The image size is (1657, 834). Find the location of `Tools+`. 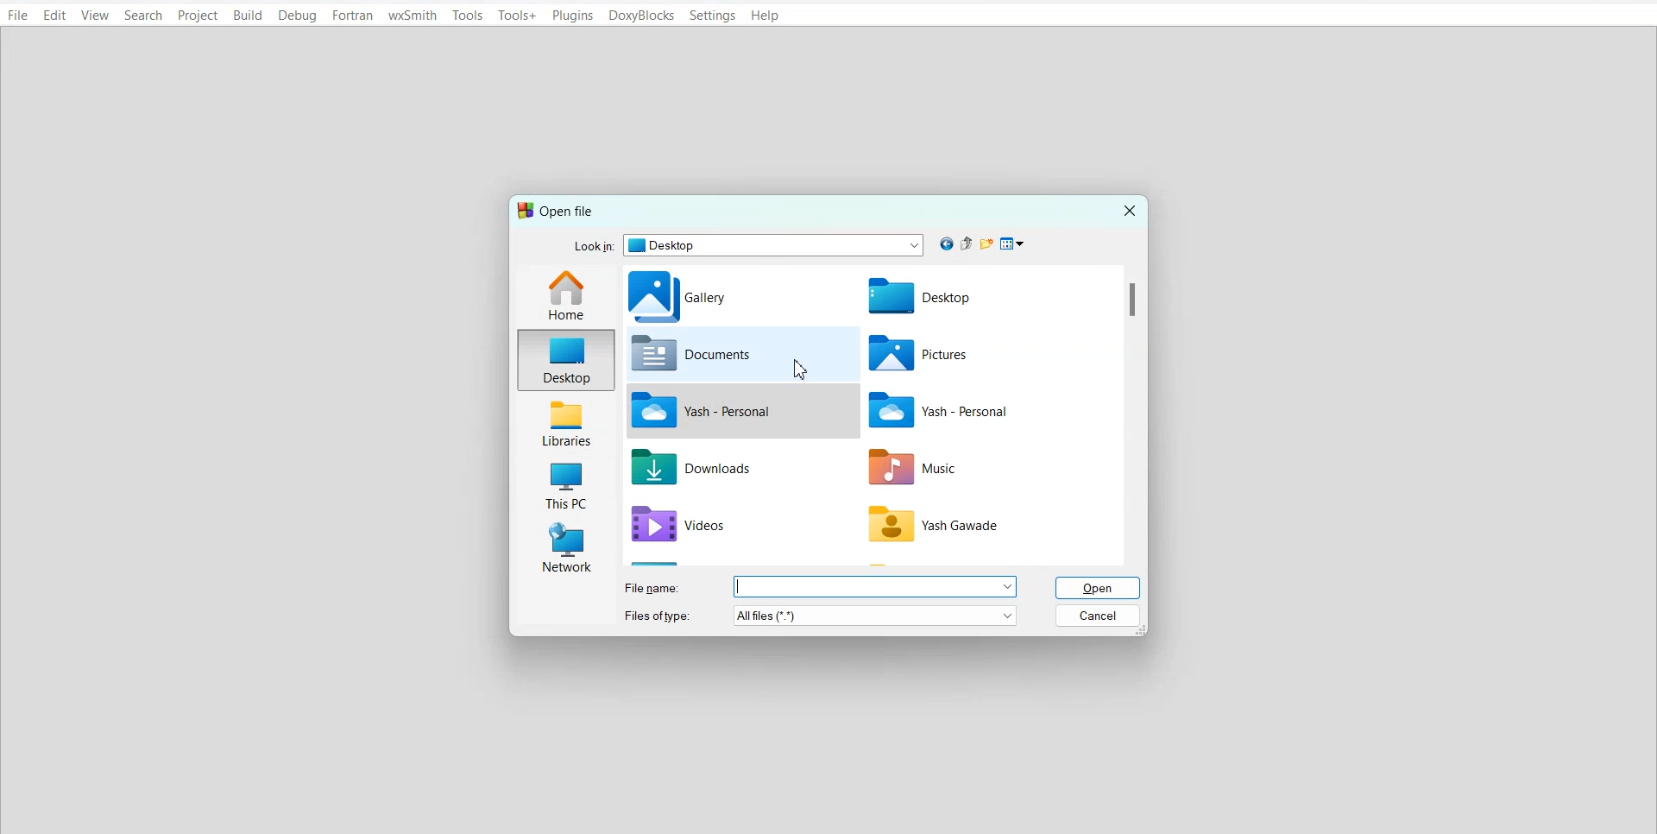

Tools+ is located at coordinates (518, 16).